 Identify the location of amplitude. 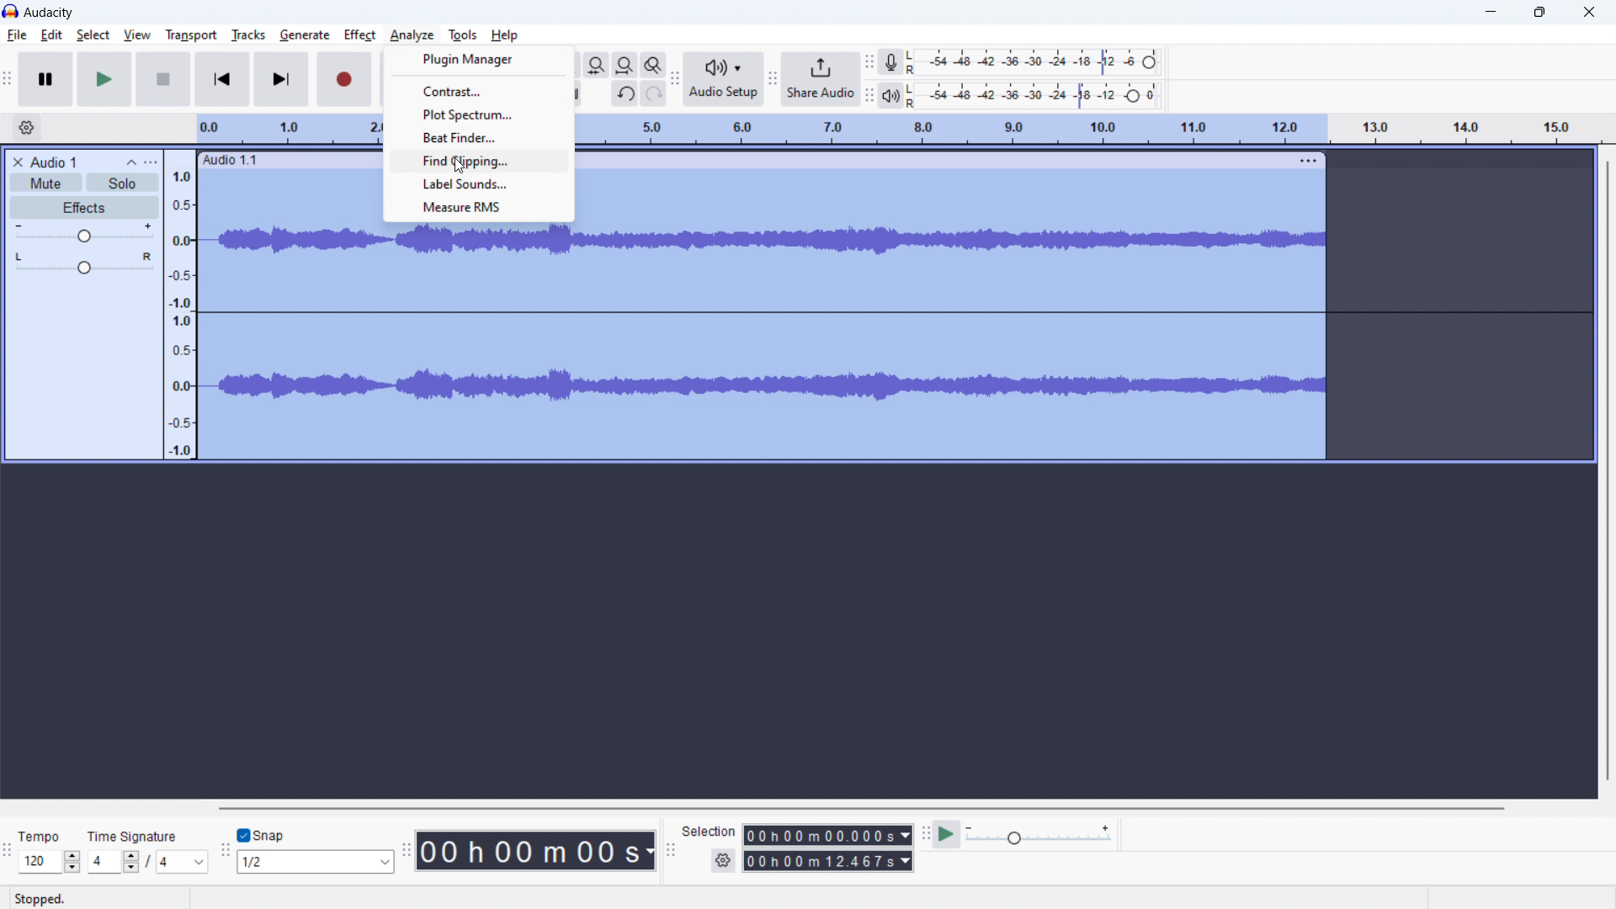
(178, 305).